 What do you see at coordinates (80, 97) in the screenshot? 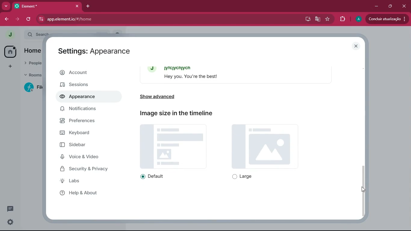
I see `appearance` at bounding box center [80, 97].